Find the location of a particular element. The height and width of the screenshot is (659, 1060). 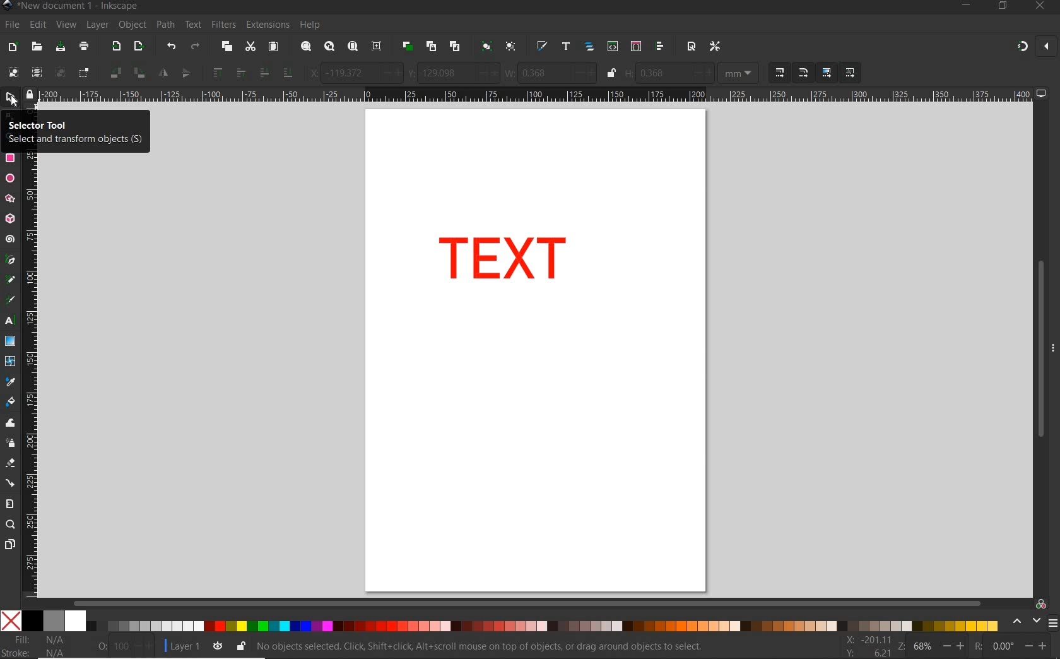

ELLIPSE TOOL is located at coordinates (11, 179).